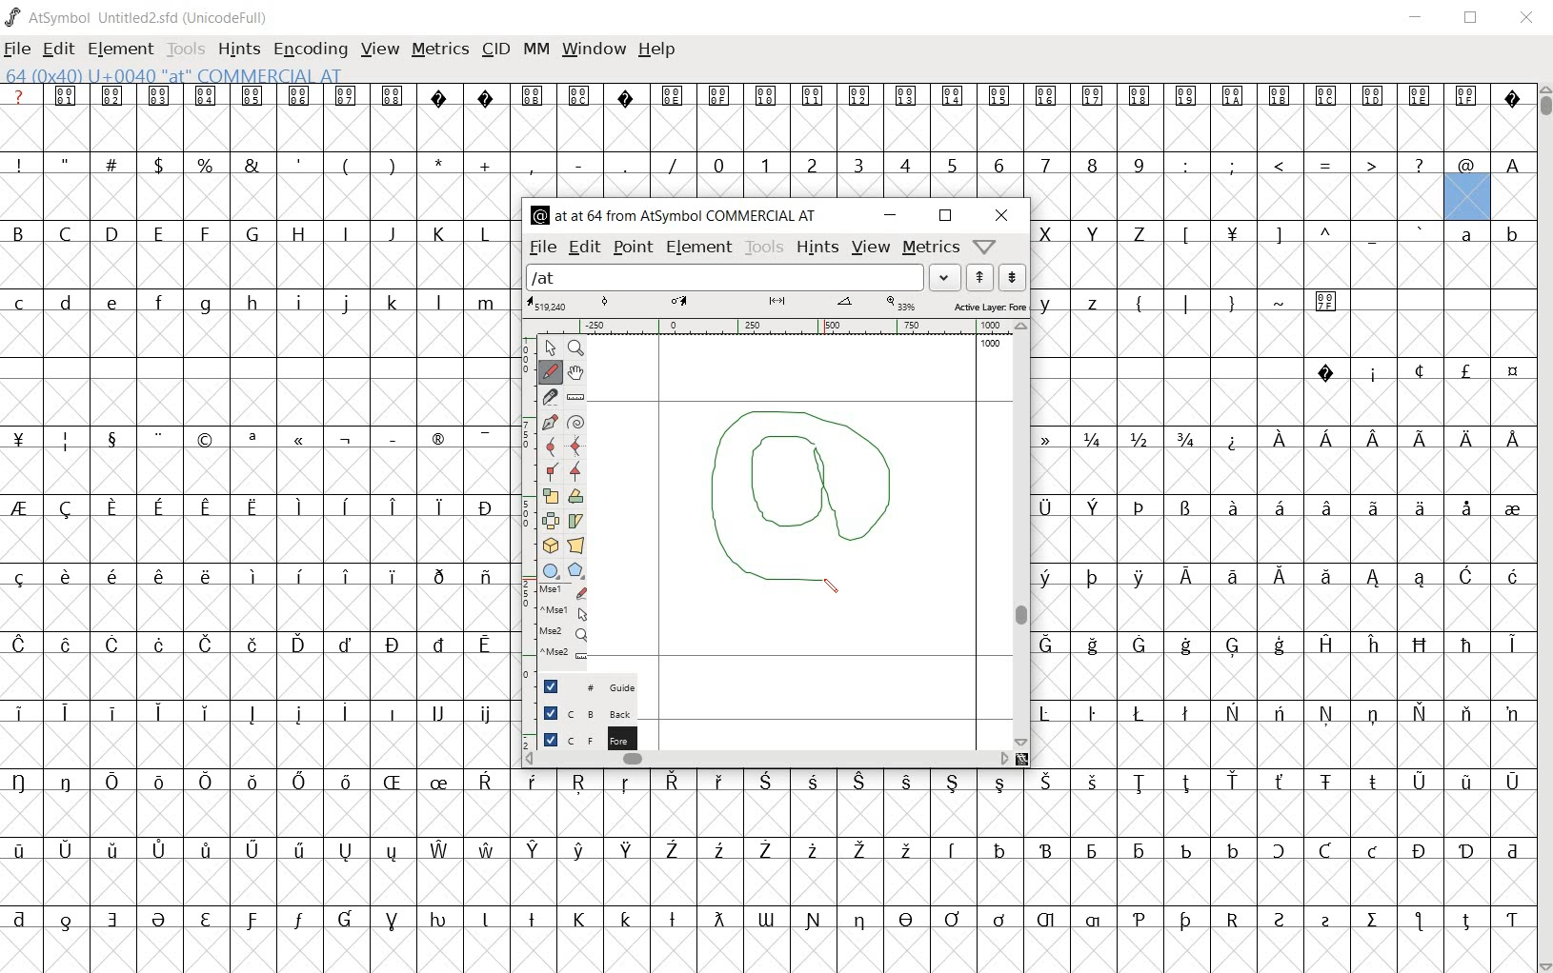 This screenshot has height=973, width=1553. Describe the element at coordinates (121, 50) in the screenshot. I see `ELEMENT` at that location.